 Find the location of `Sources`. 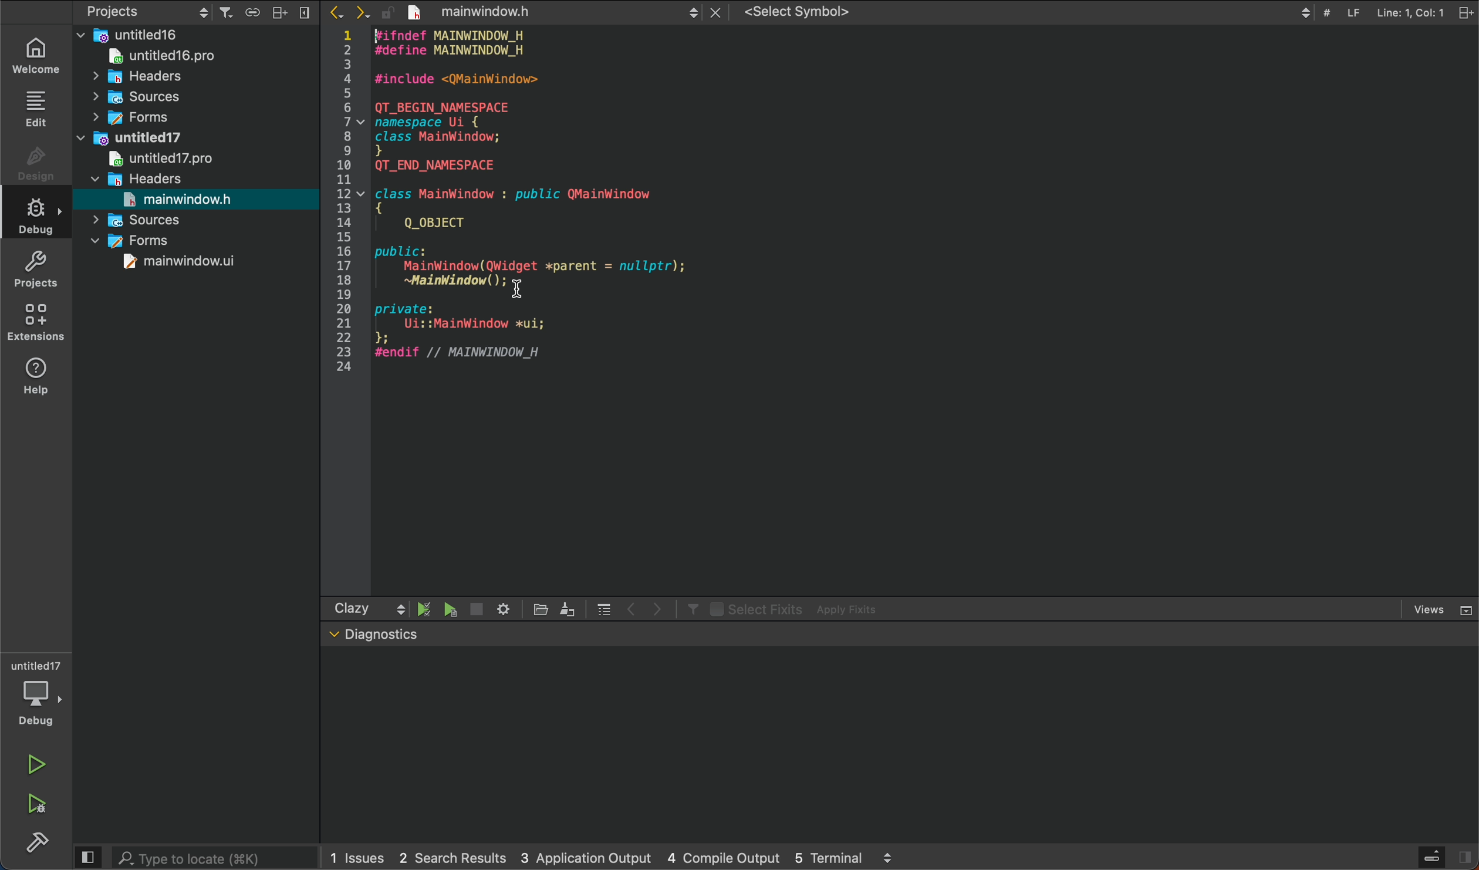

Sources is located at coordinates (141, 220).